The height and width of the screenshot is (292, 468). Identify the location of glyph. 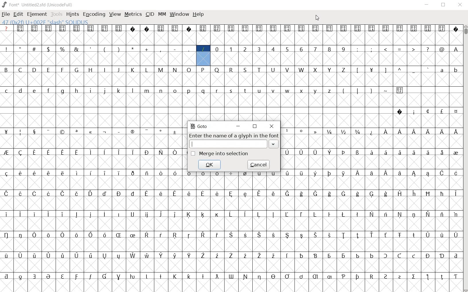
(218, 194).